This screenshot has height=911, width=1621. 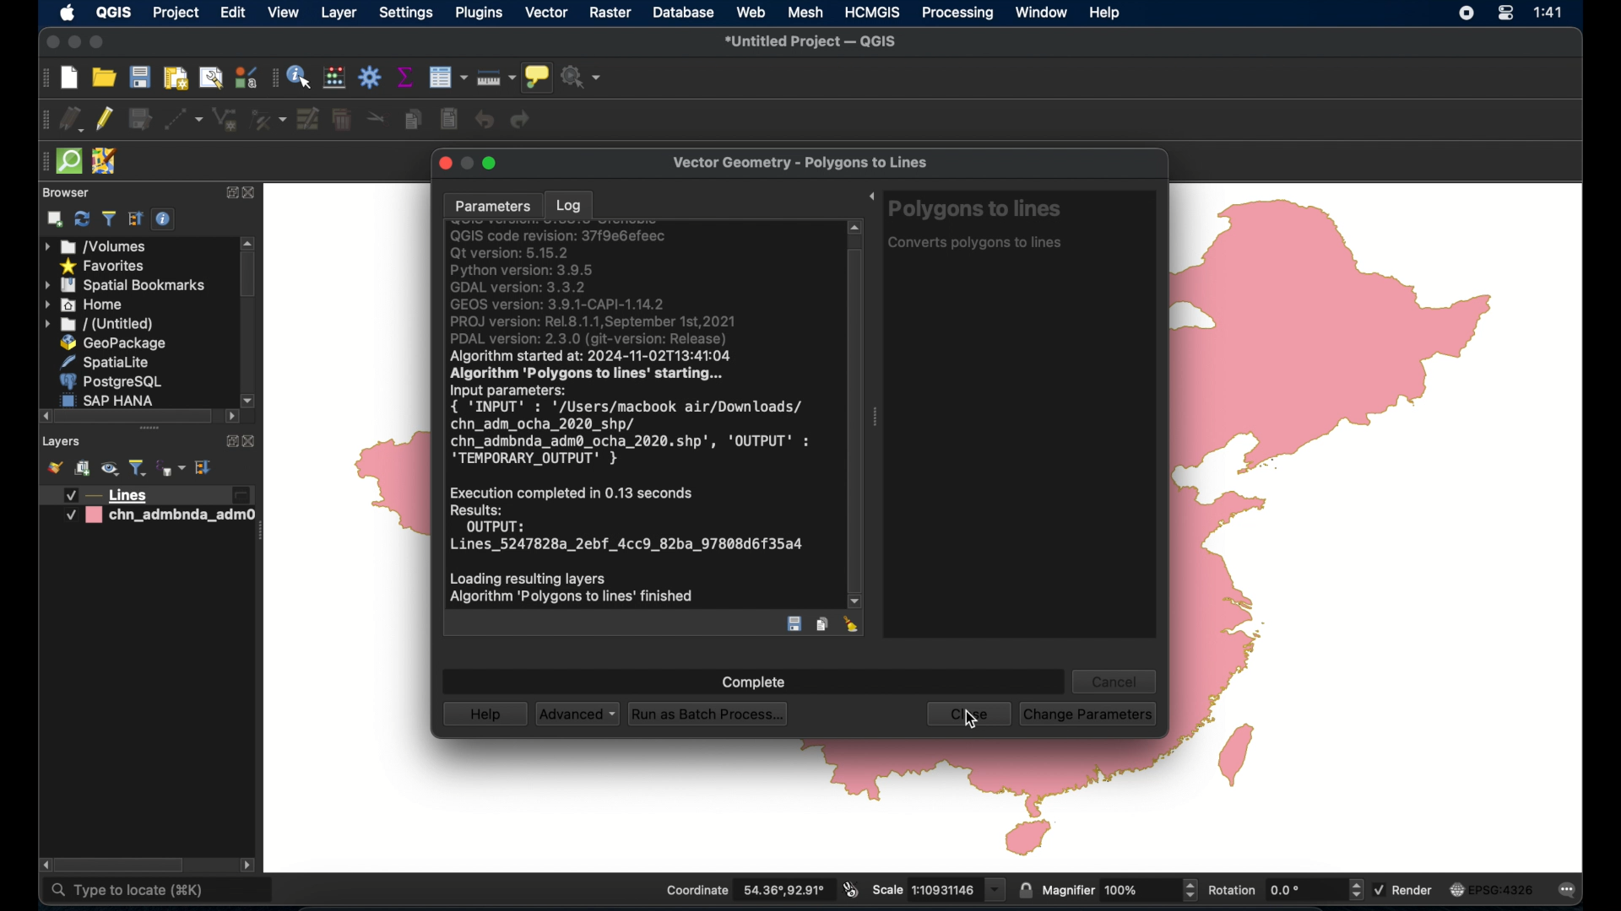 I want to click on polygons to lines tool info, so click(x=987, y=227).